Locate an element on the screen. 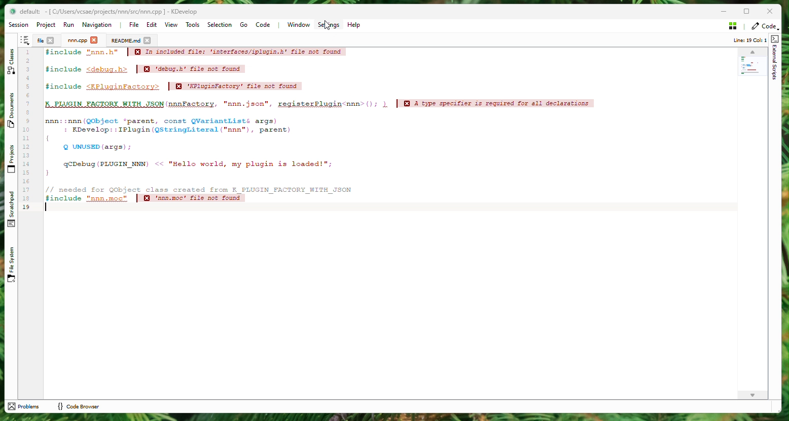  19 is located at coordinates (27, 206).